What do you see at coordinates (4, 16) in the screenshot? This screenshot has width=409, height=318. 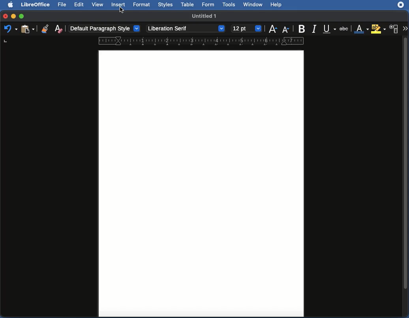 I see `Close` at bounding box center [4, 16].